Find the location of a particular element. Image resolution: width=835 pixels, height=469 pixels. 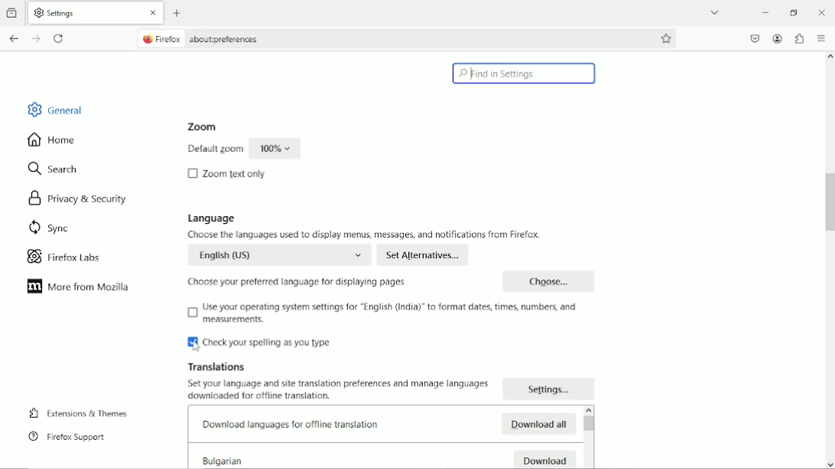

More from mozilla is located at coordinates (80, 286).